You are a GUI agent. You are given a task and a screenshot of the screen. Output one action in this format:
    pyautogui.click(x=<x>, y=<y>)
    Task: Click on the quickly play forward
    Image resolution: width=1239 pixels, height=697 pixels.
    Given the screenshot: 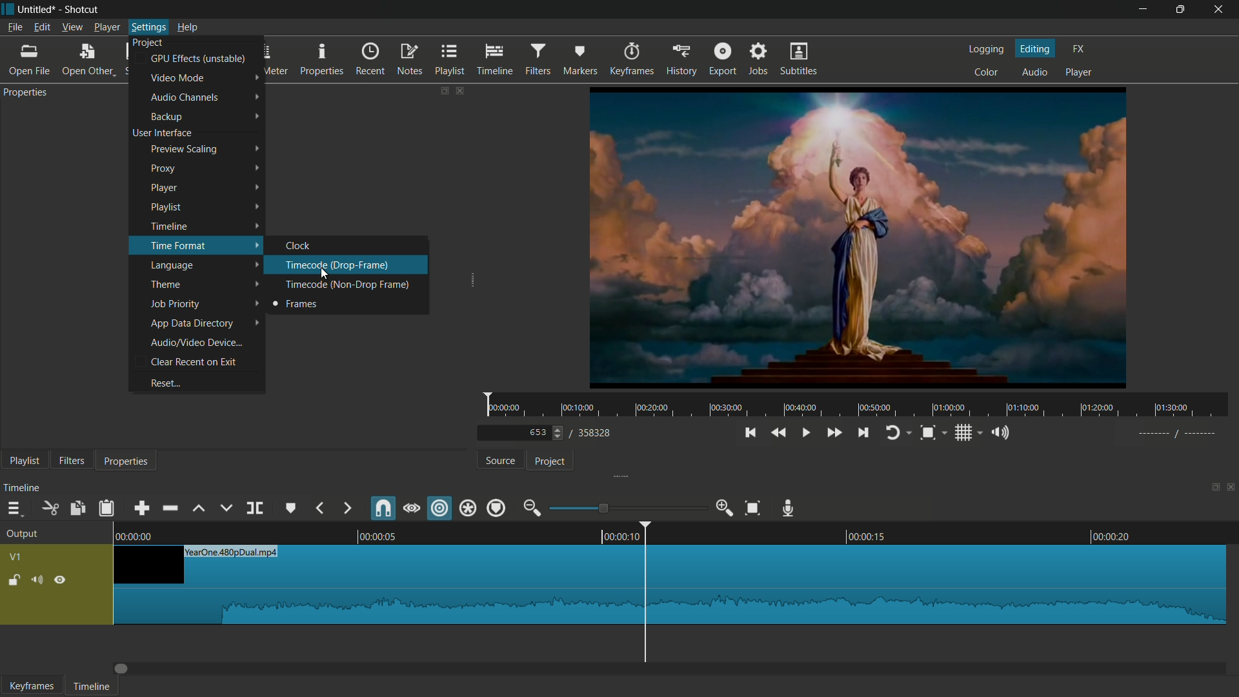 What is the action you would take?
    pyautogui.click(x=835, y=433)
    